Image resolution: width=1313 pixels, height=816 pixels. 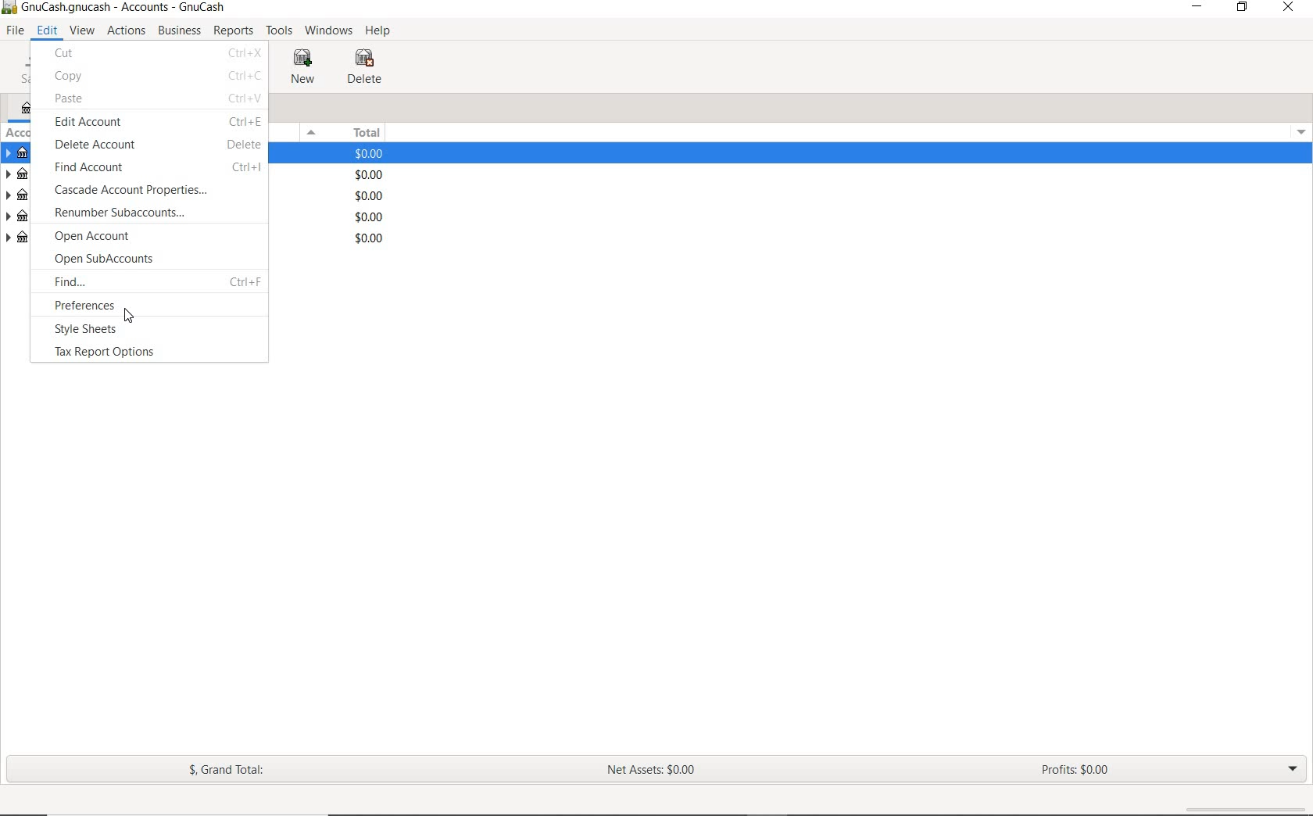 I want to click on FIND, so click(x=156, y=281).